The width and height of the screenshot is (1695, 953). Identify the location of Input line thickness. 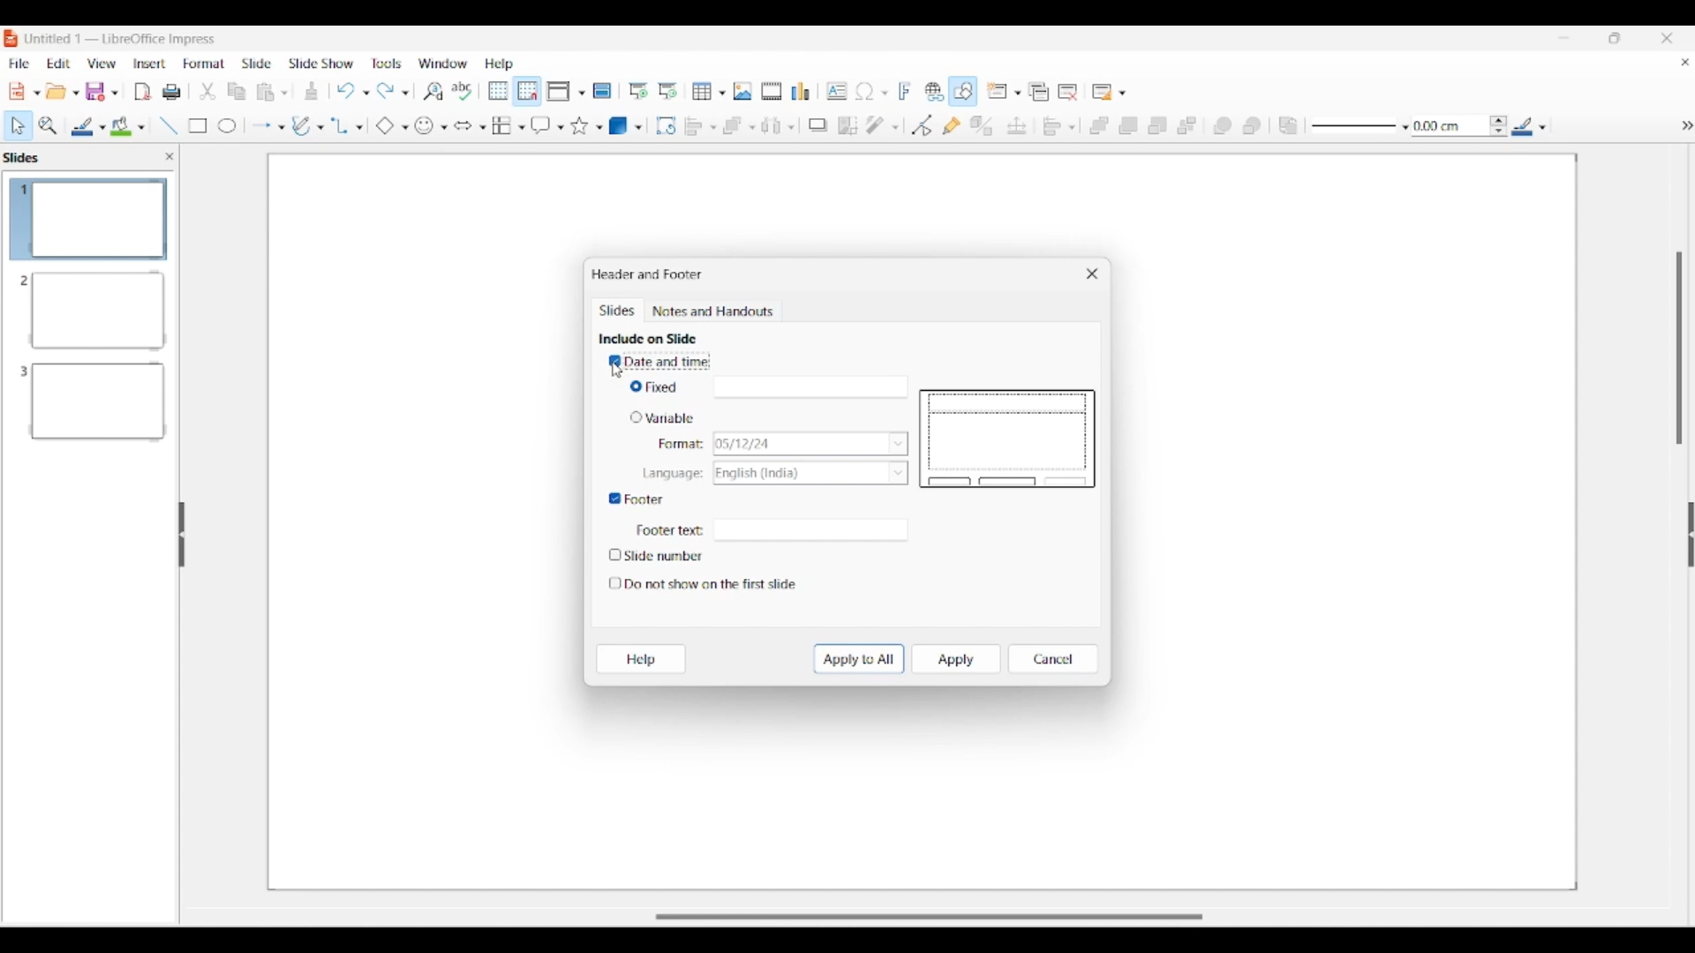
(1450, 126).